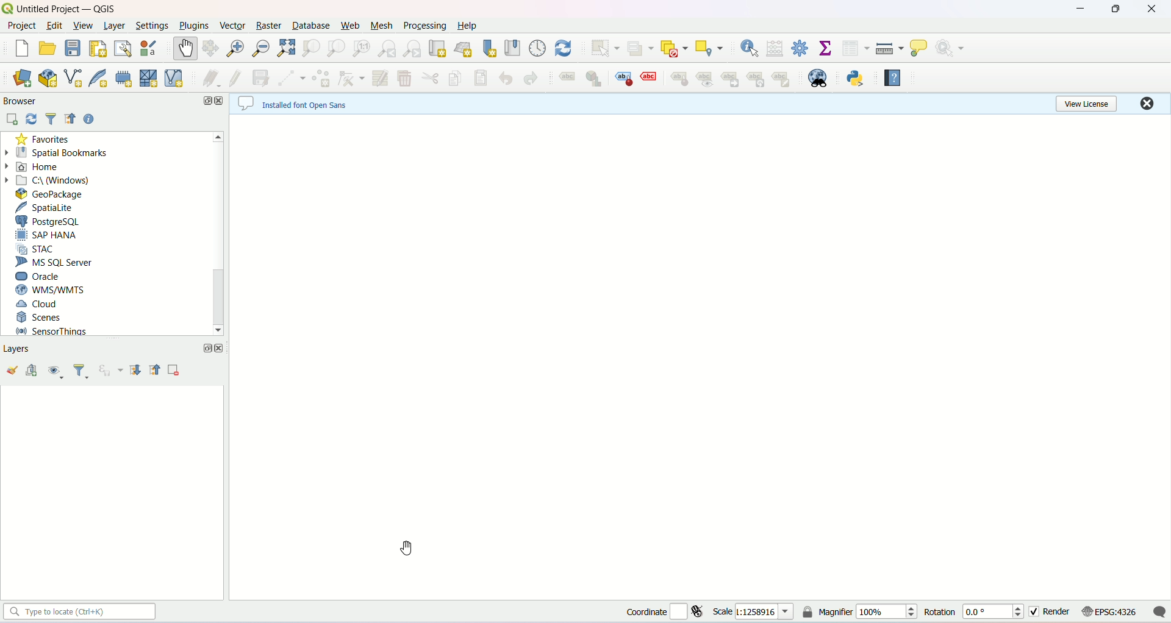 This screenshot has height=623, width=1171. I want to click on zoom to native, so click(336, 48).